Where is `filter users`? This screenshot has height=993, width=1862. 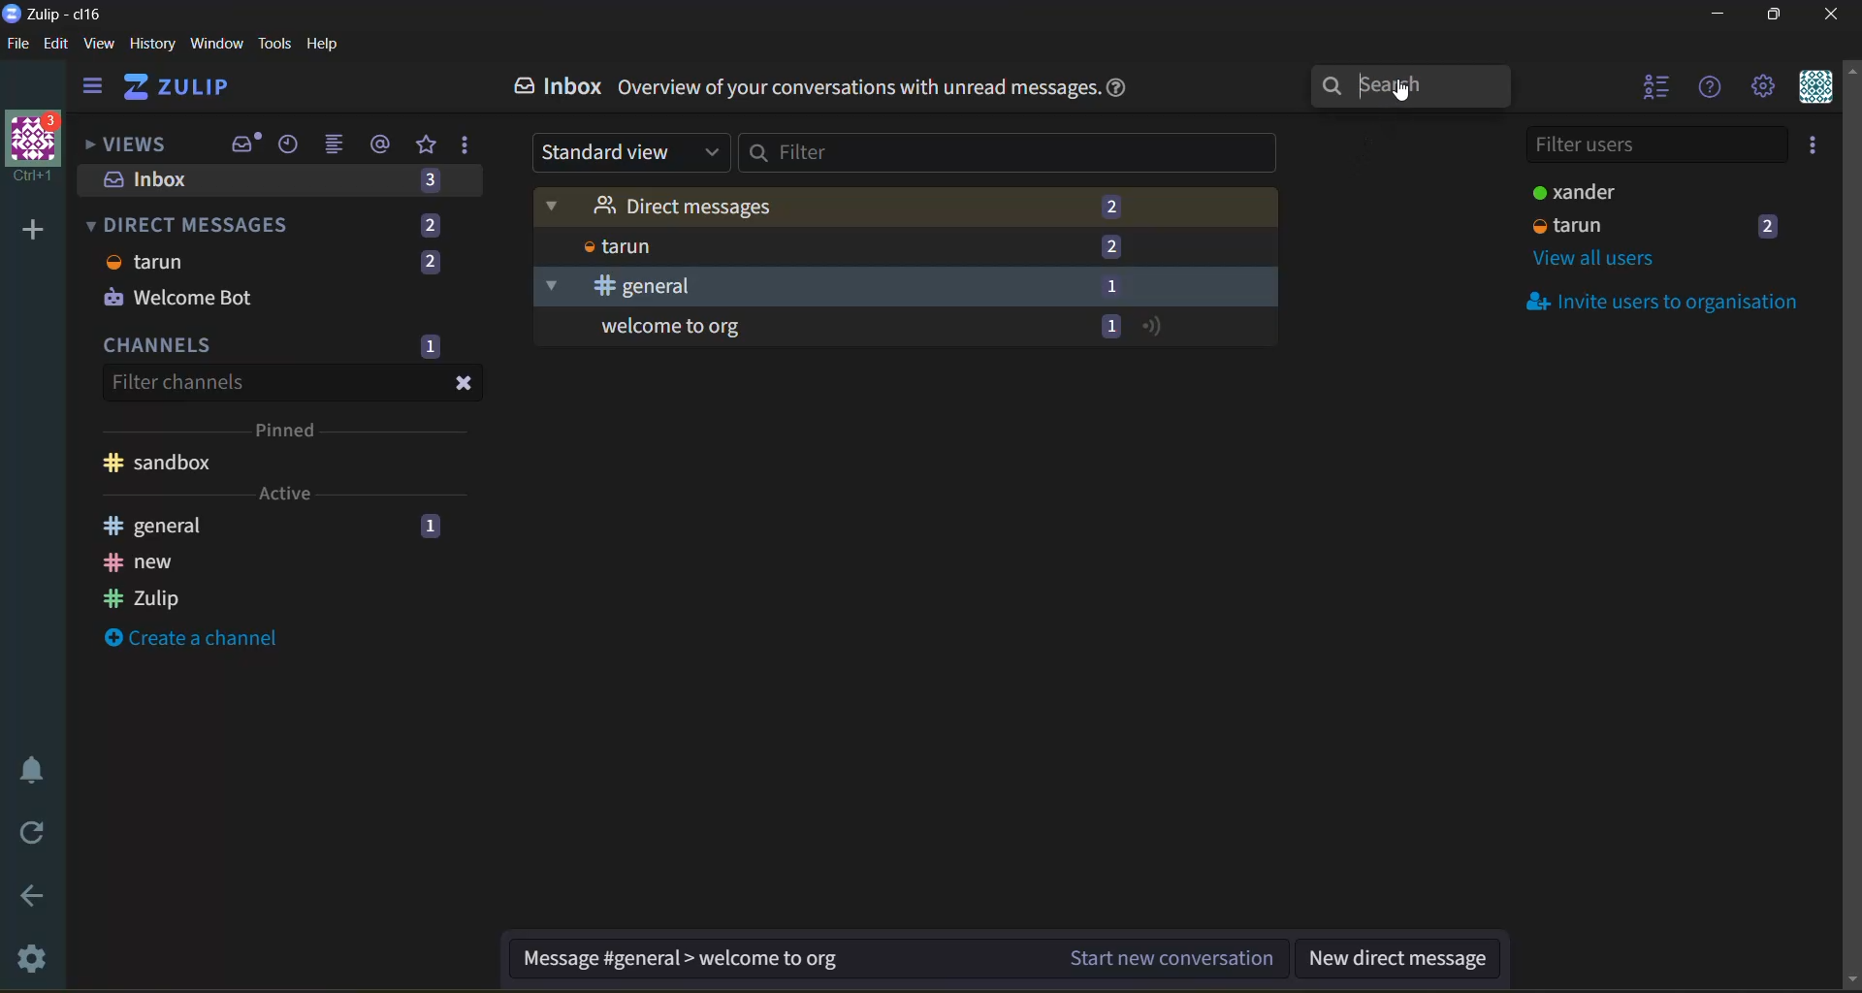
filter users is located at coordinates (1655, 146).